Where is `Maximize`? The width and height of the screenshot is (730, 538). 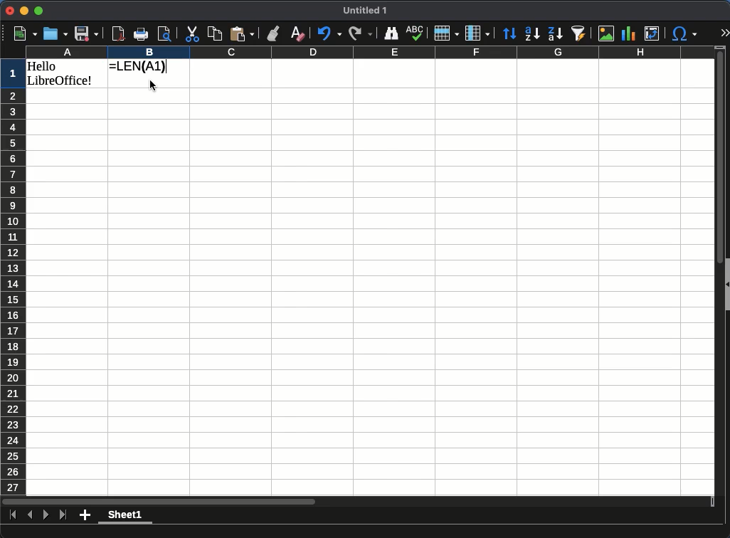 Maximize is located at coordinates (38, 11).